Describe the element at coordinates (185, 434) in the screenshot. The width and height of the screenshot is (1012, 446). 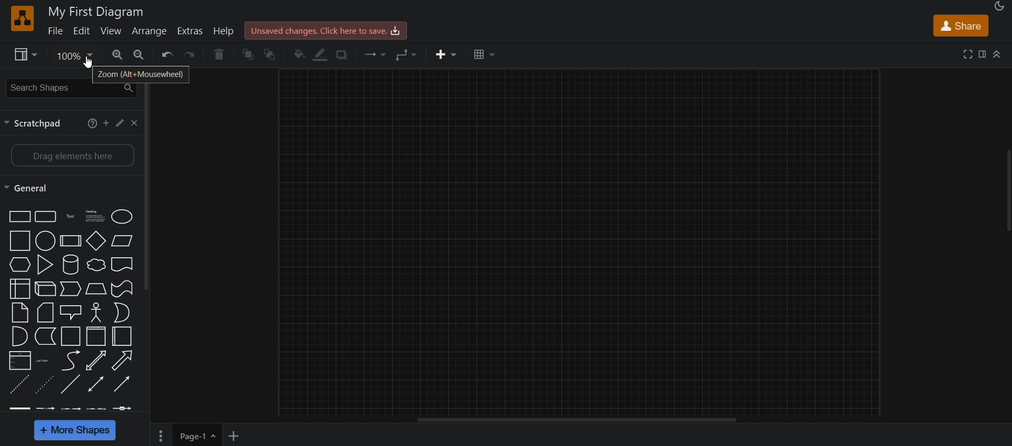
I see `page 1` at that location.